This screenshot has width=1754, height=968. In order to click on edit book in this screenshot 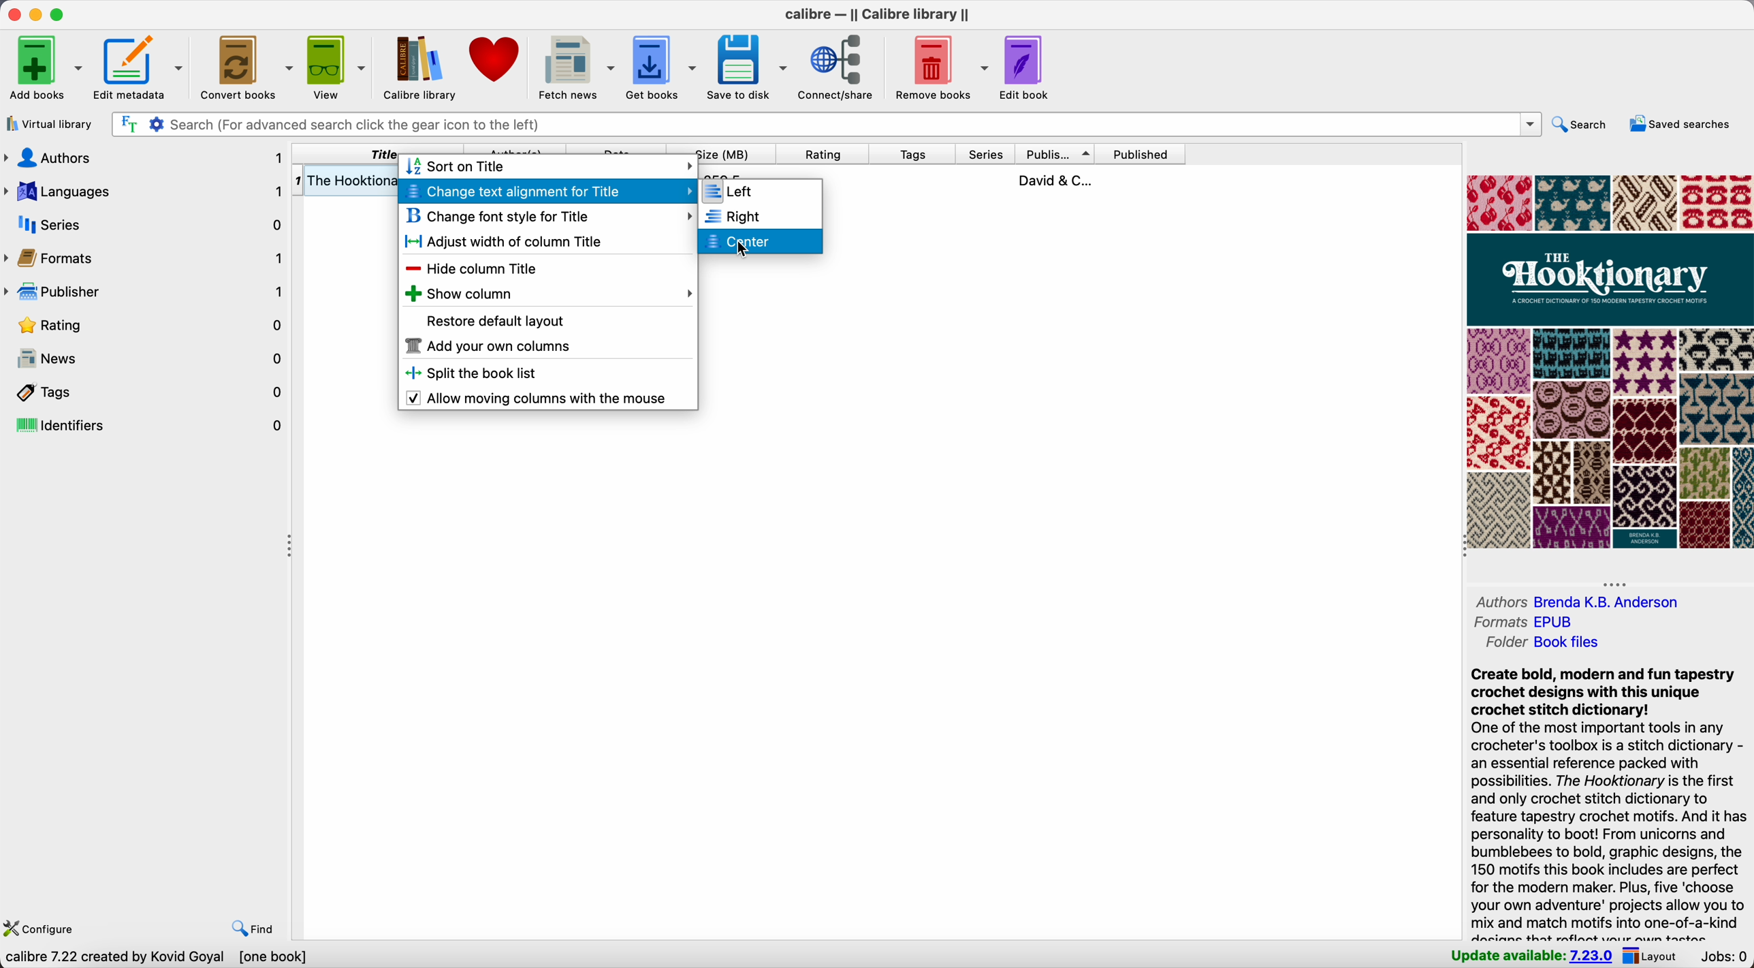, I will do `click(1028, 67)`.